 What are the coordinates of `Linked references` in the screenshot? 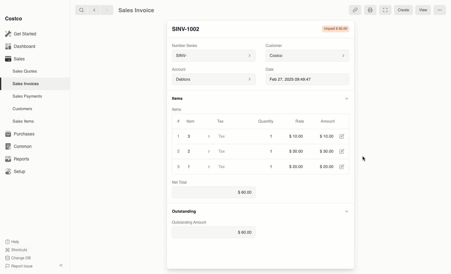 It's located at (355, 9).